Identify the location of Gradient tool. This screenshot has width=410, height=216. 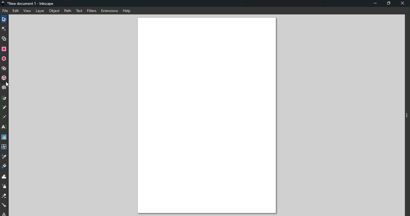
(5, 136).